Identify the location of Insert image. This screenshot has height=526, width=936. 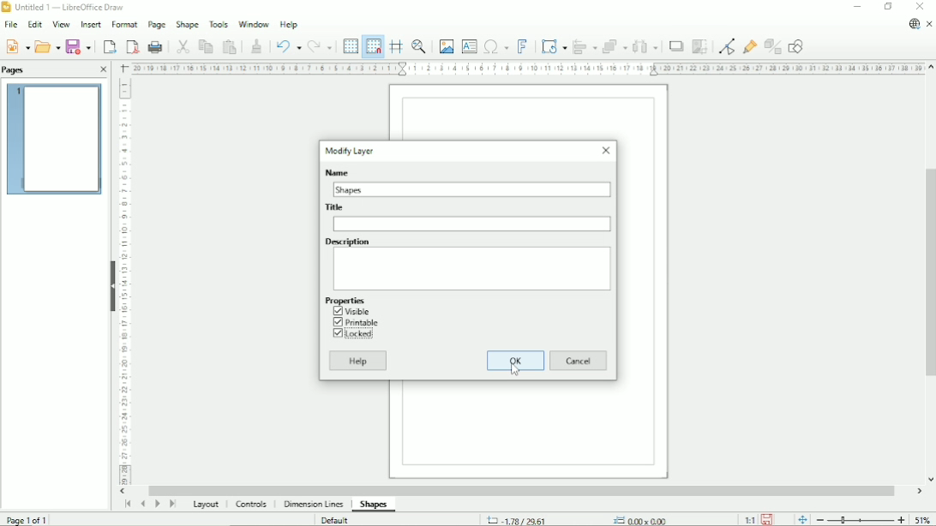
(446, 45).